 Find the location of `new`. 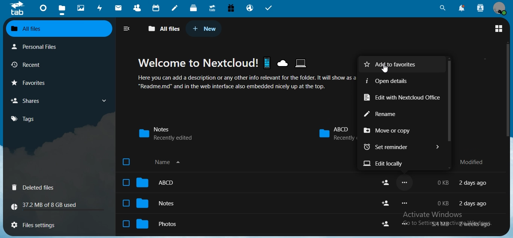

new is located at coordinates (203, 27).